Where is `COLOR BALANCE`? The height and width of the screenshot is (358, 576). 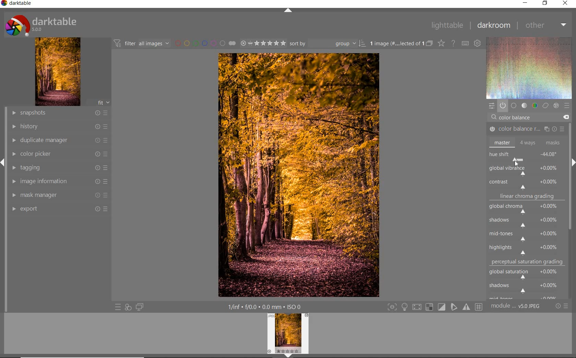 COLOR BALANCE is located at coordinates (517, 118).